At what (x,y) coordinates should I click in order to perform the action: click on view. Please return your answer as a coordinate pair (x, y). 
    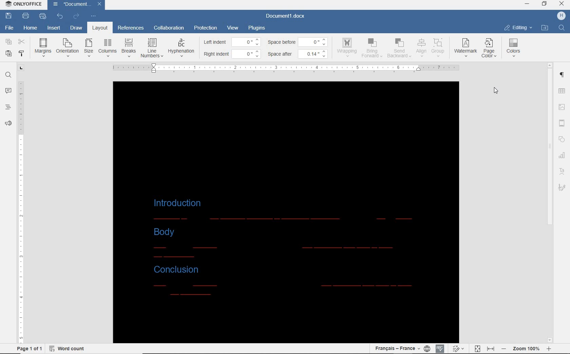
    Looking at the image, I should click on (234, 28).